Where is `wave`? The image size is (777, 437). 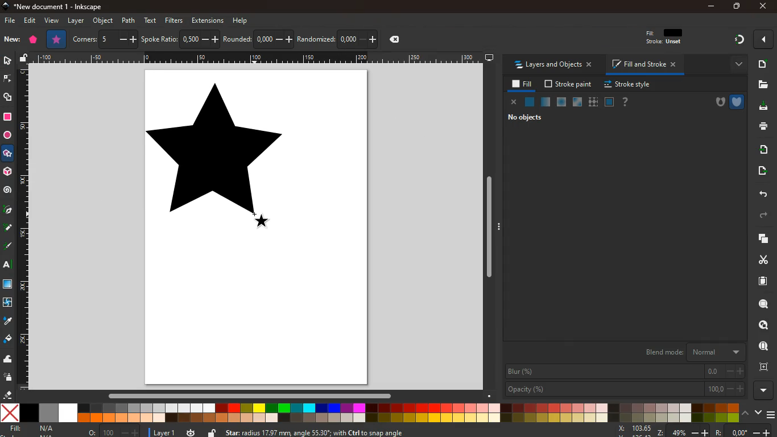 wave is located at coordinates (9, 360).